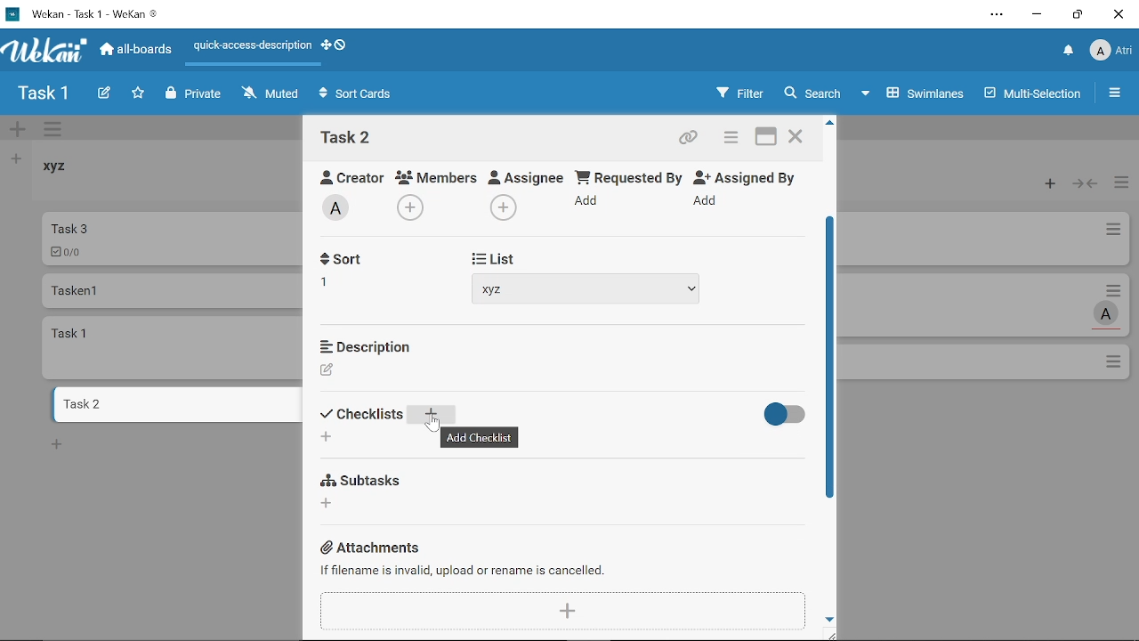 This screenshot has height=641, width=1139. I want to click on Add Checklist, so click(488, 436).